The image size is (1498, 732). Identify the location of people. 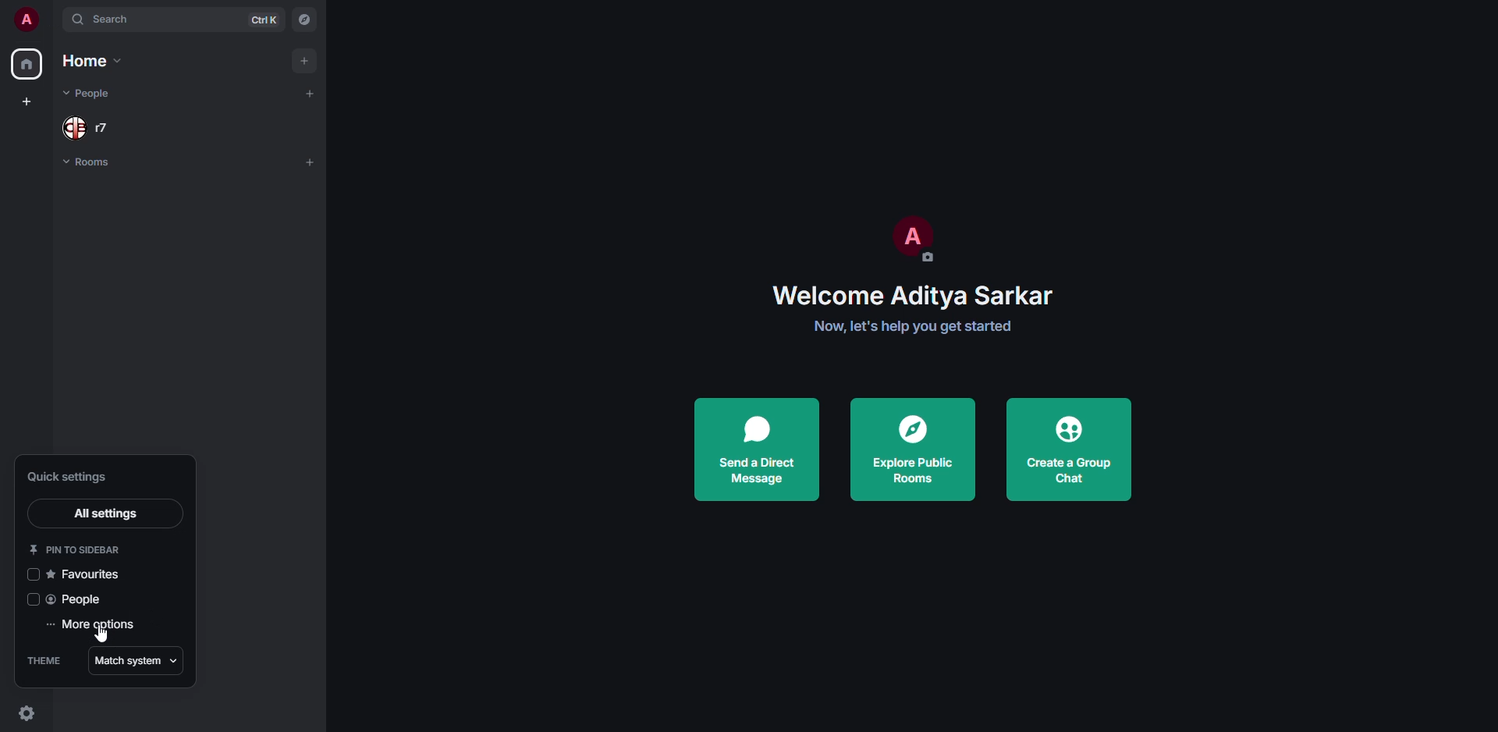
(87, 127).